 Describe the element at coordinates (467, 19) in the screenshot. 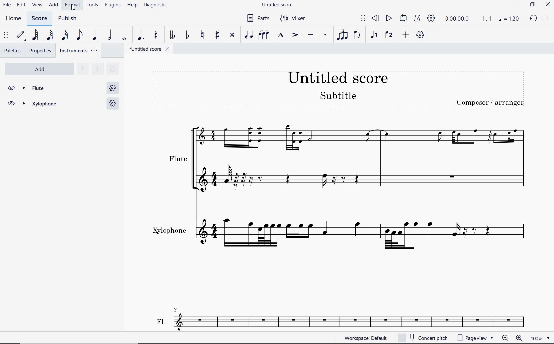

I see `PLAY TIME` at that location.